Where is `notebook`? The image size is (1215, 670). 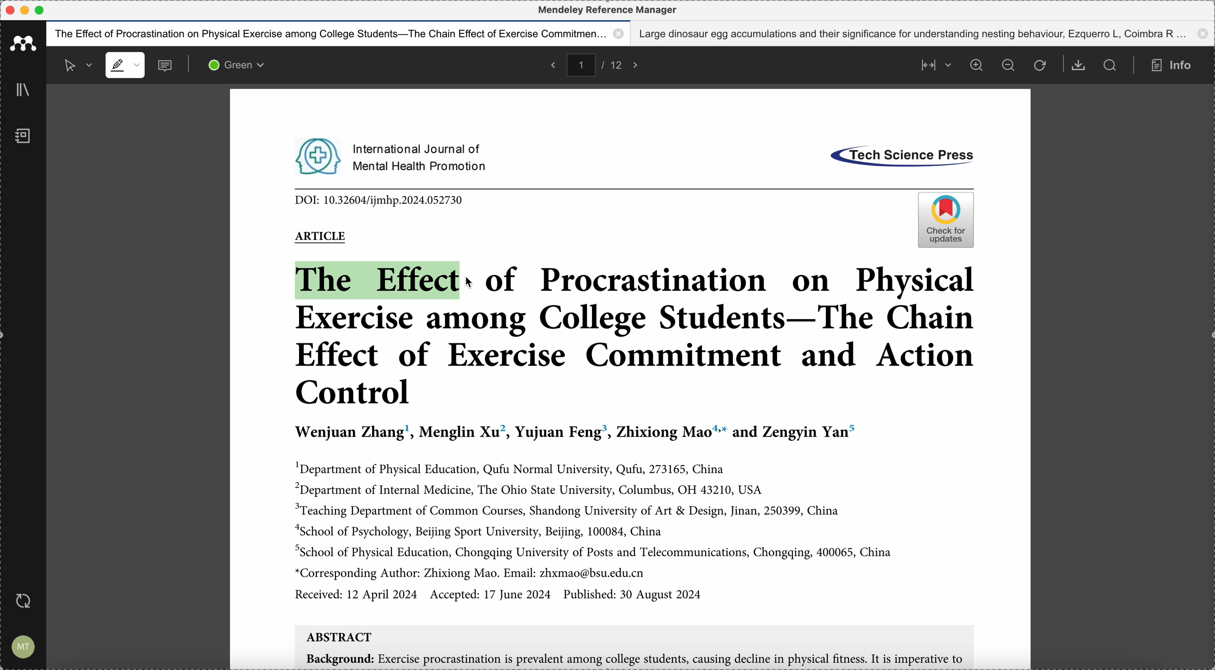 notebook is located at coordinates (23, 138).